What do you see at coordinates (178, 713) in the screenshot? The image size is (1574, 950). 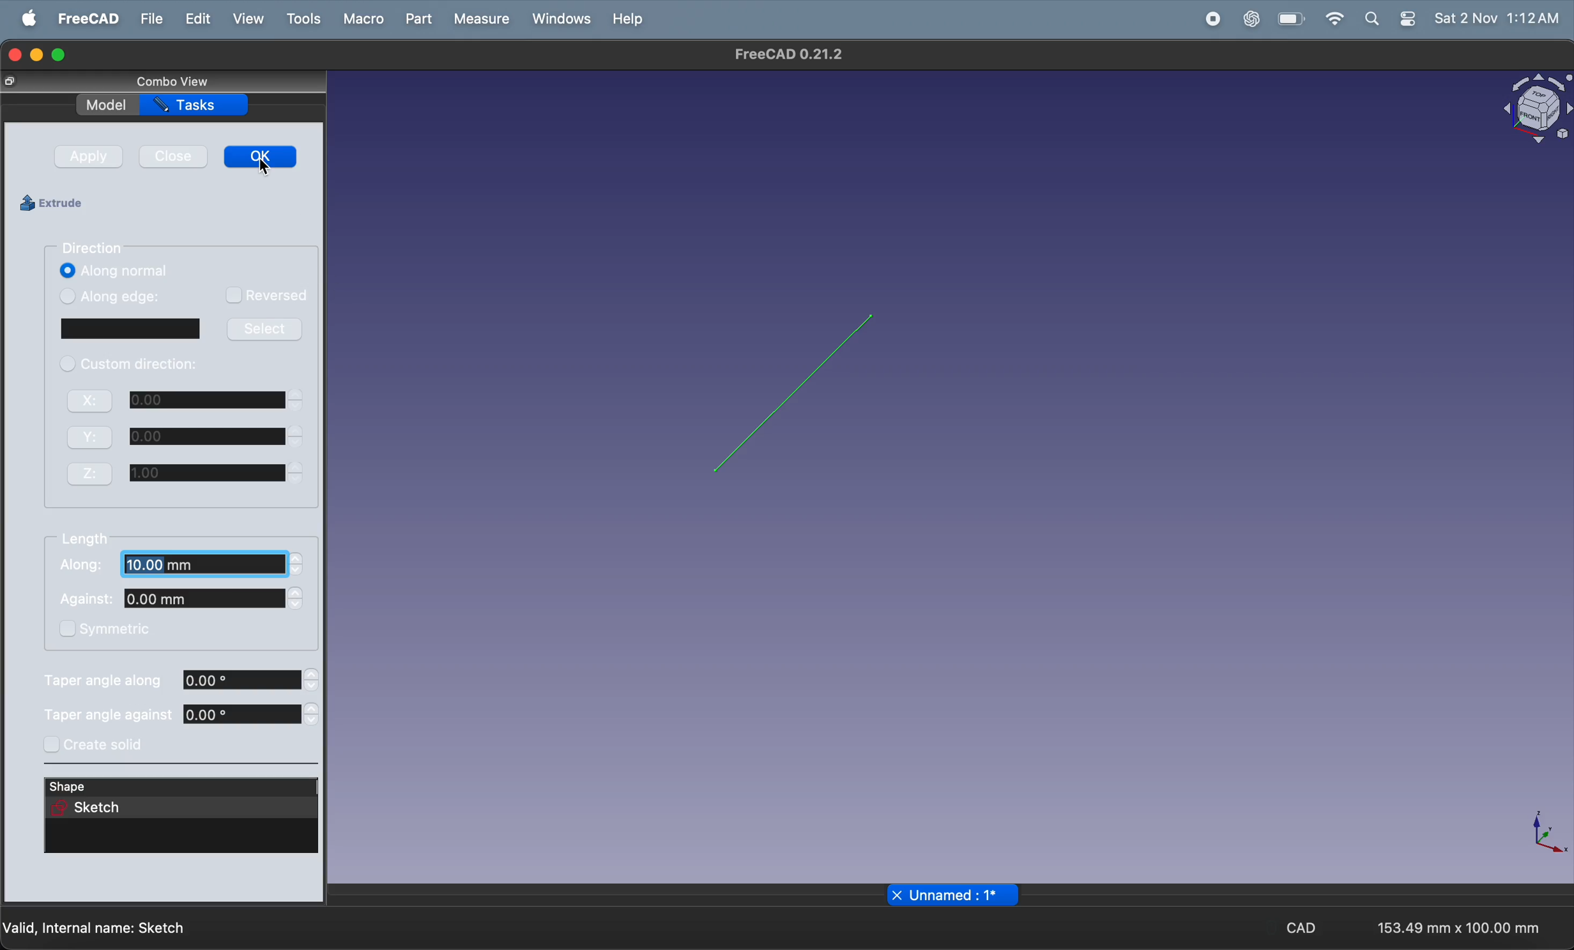 I see `taper angle against  0.00` at bounding box center [178, 713].